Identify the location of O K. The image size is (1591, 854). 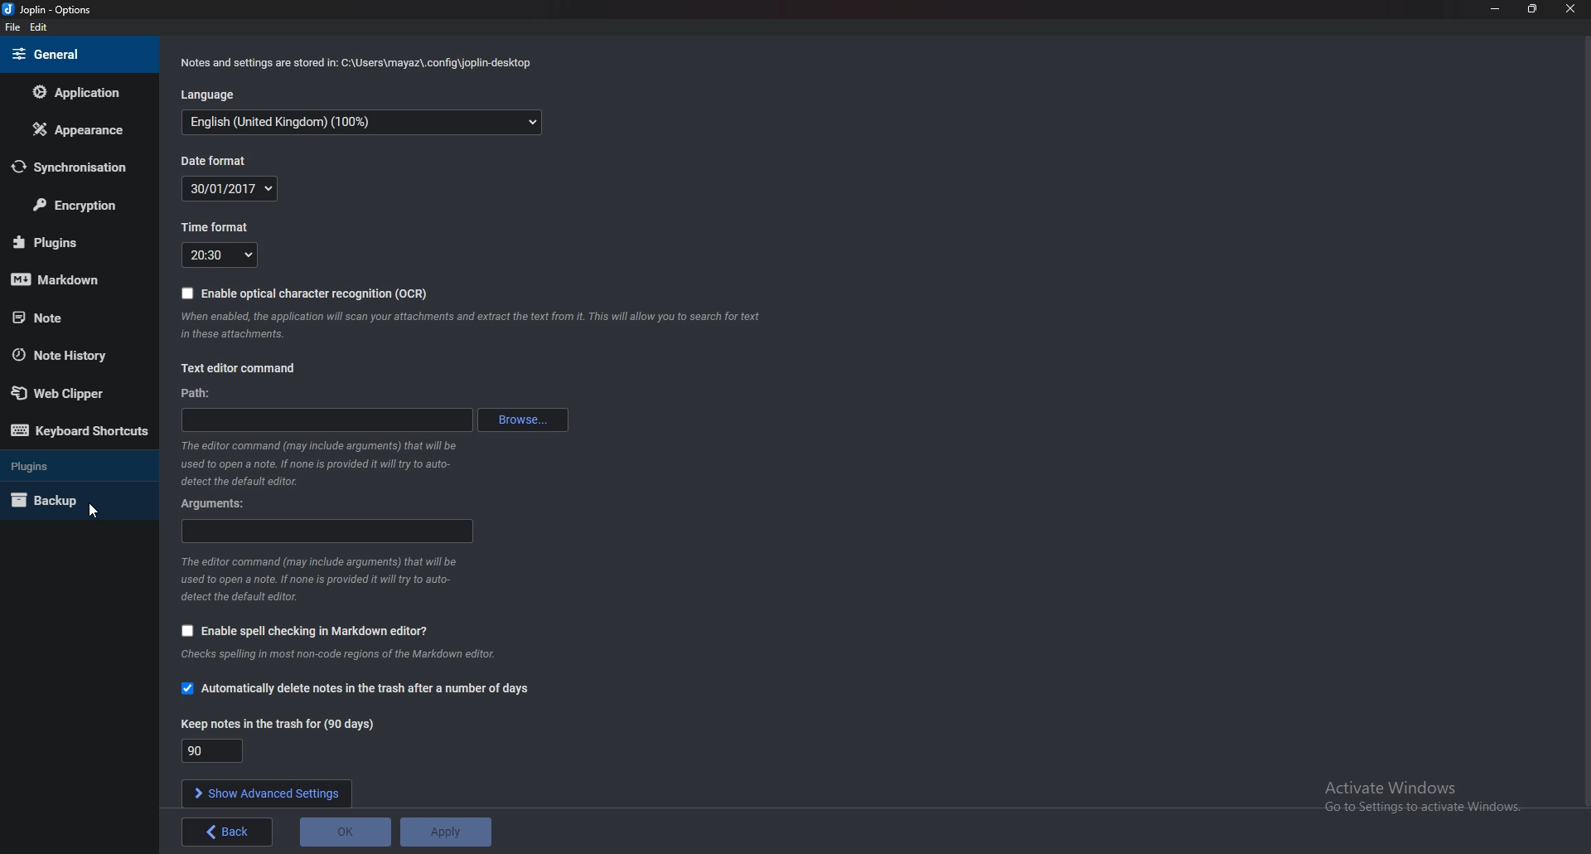
(345, 833).